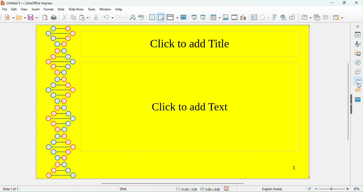  Describe the element at coordinates (123, 10) in the screenshot. I see `help` at that location.